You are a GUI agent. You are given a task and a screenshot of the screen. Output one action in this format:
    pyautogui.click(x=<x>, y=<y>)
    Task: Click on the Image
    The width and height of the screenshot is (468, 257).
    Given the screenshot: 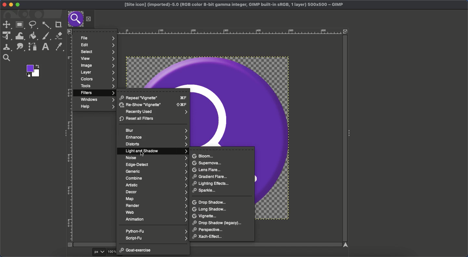 What is the action you would take?
    pyautogui.click(x=279, y=137)
    